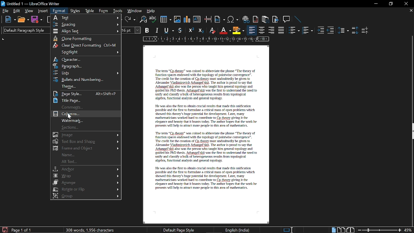 This screenshot has width=414, height=233. Describe the element at coordinates (262, 30) in the screenshot. I see `Center` at that location.